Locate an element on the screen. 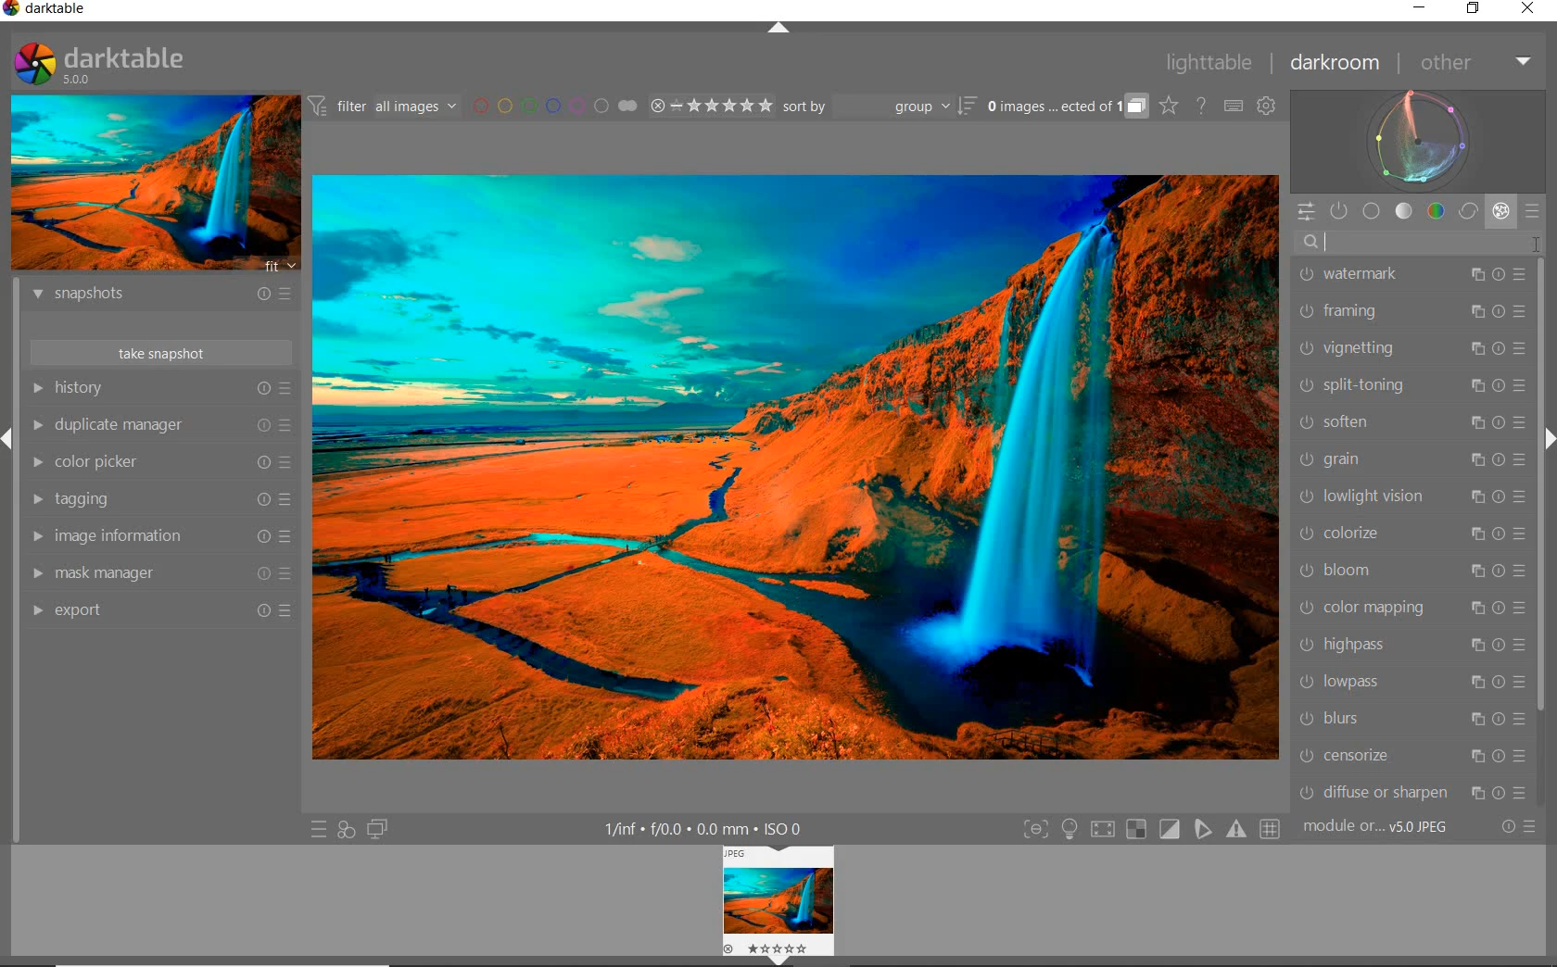 This screenshot has width=1557, height=967. SET KEYBOARD SHORTCUTS is located at coordinates (1234, 107).